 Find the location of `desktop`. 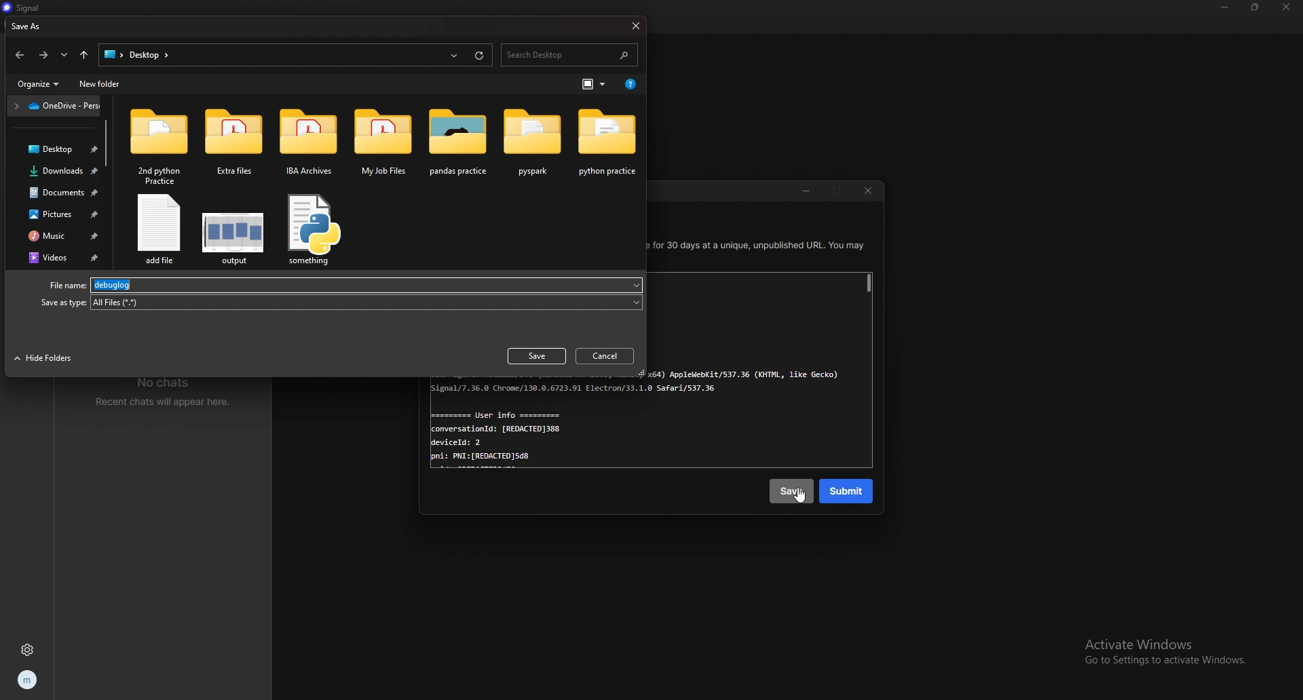

desktop is located at coordinates (57, 149).